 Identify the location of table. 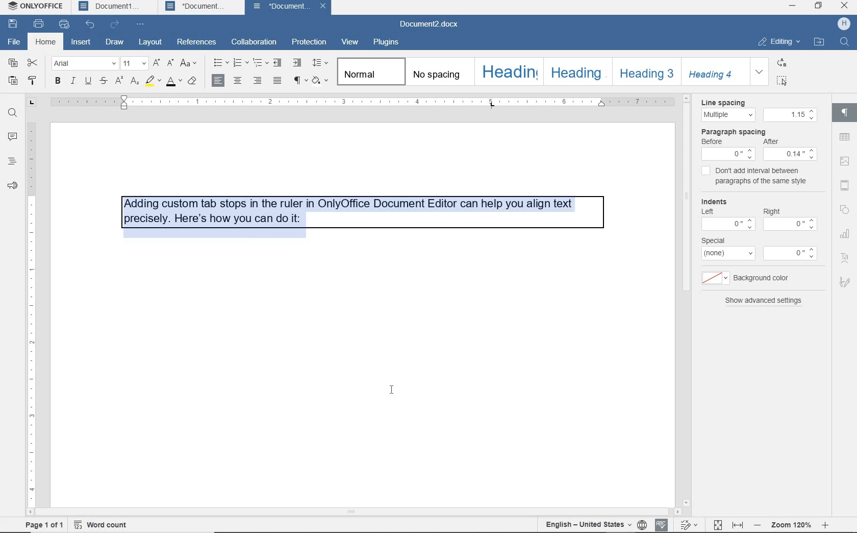
(845, 137).